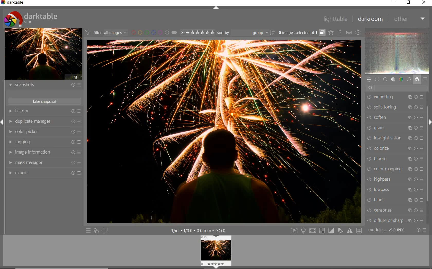 This screenshot has height=269, width=432. What do you see at coordinates (357, 32) in the screenshot?
I see `show global preferences` at bounding box center [357, 32].